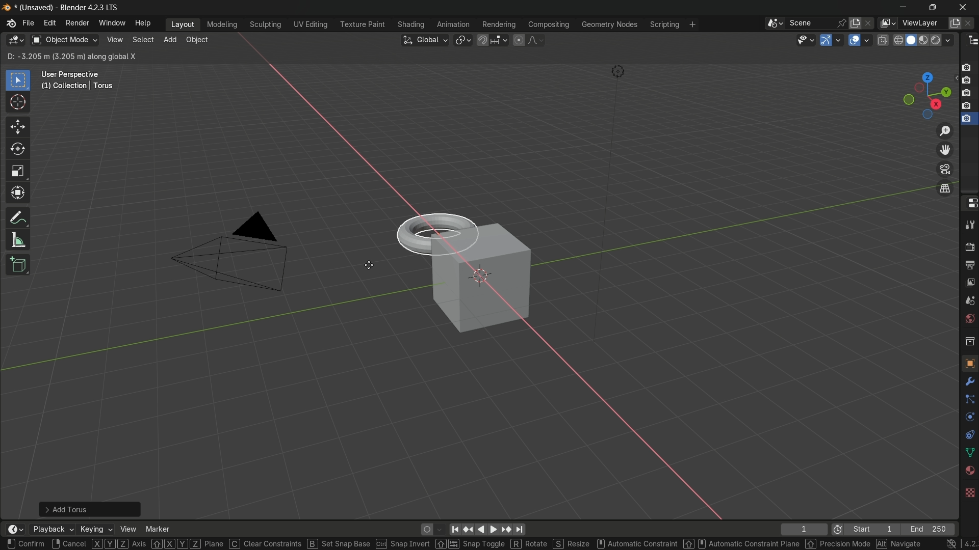 Image resolution: width=979 pixels, height=550 pixels. Describe the element at coordinates (933, 8) in the screenshot. I see `maximize or restore` at that location.